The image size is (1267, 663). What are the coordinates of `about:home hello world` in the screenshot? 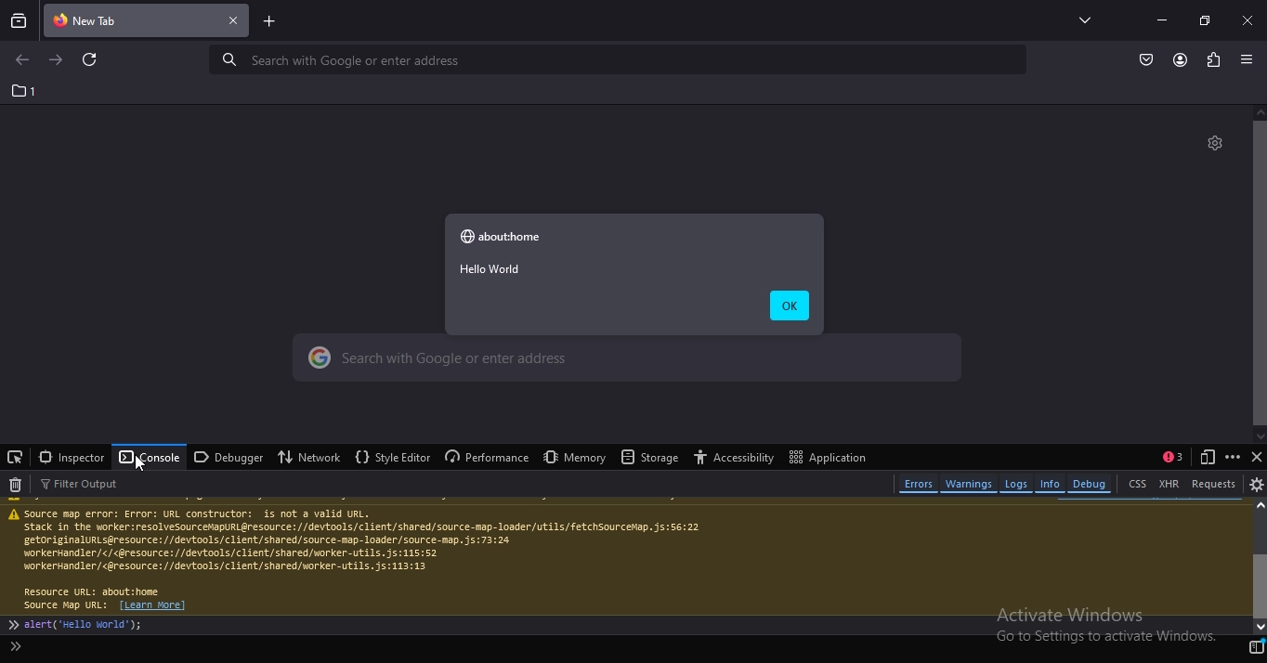 It's located at (504, 256).